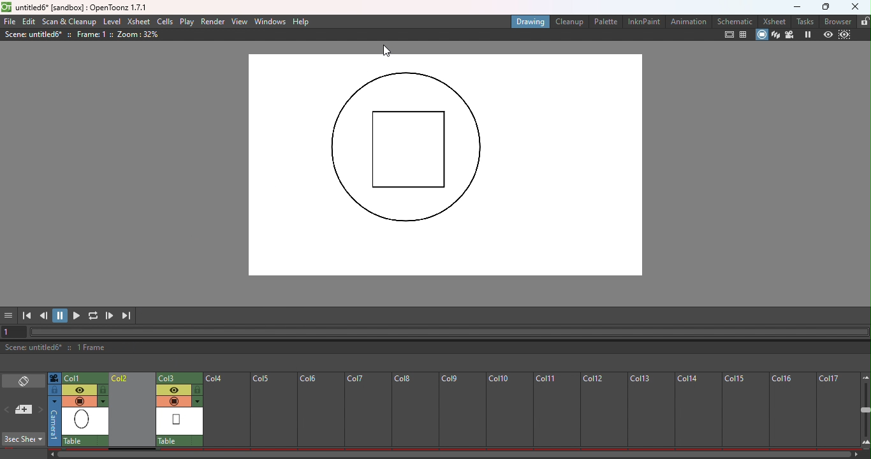 The image size is (871, 459). Describe the element at coordinates (644, 22) in the screenshot. I see `InknPaint` at that location.